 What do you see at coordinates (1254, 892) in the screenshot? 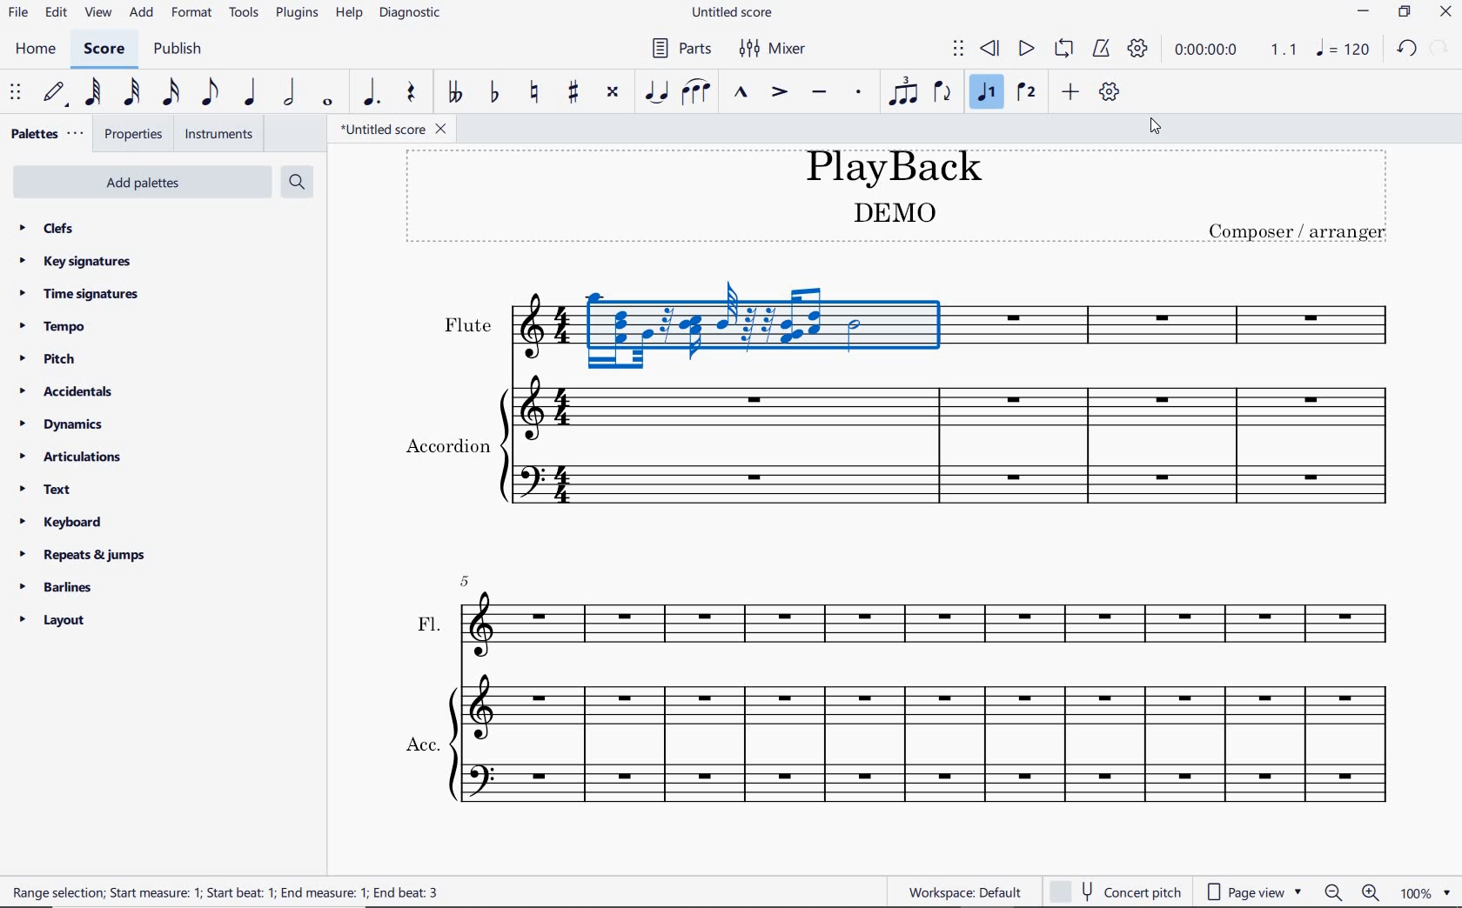
I see `page view` at bounding box center [1254, 892].